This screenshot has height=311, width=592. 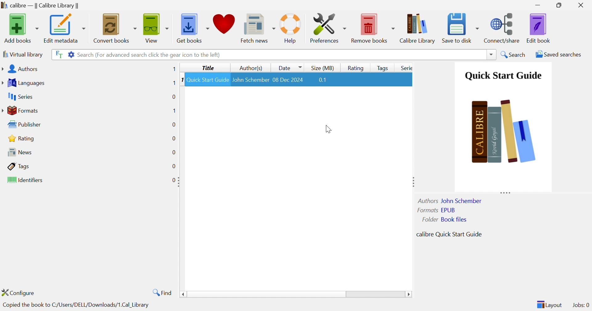 I want to click on 08 Dec 2024, so click(x=289, y=79).